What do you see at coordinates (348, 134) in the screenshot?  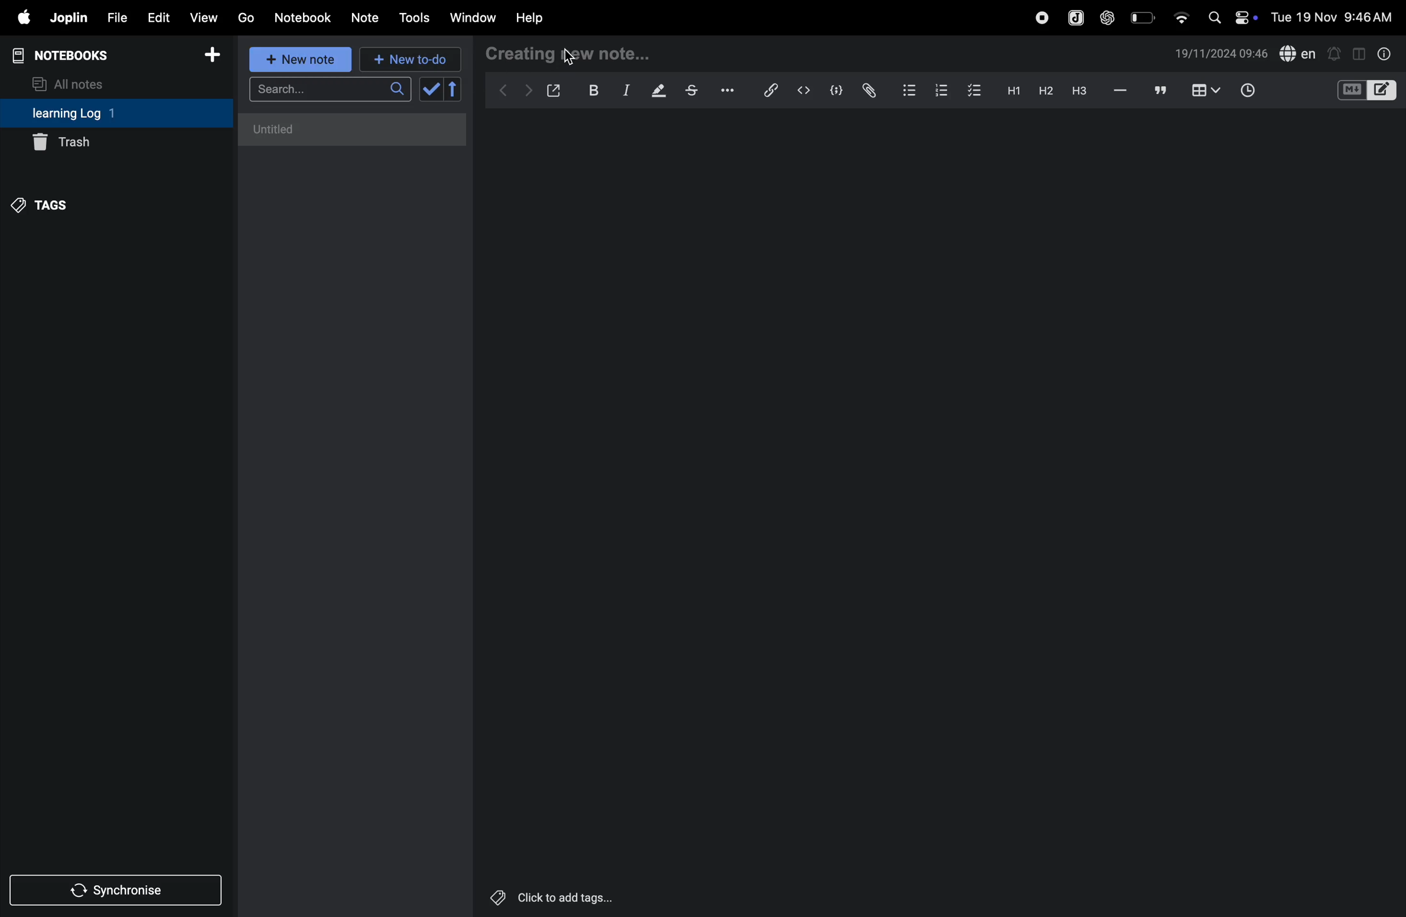 I see `no notes here` at bounding box center [348, 134].